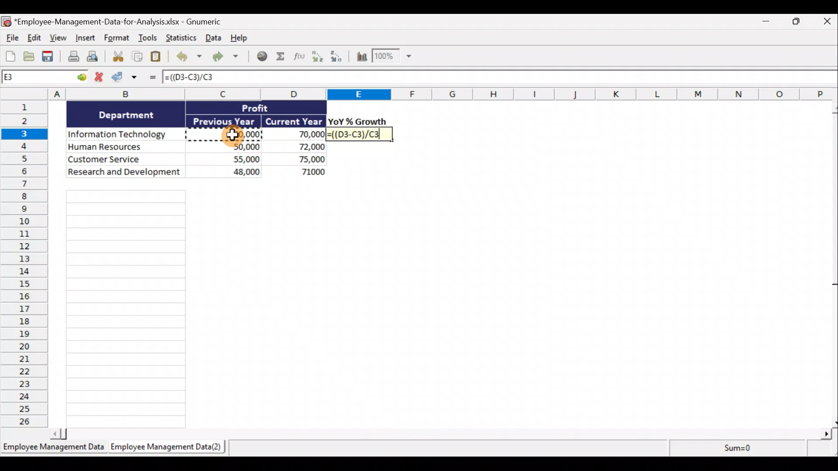 The image size is (838, 471). What do you see at coordinates (164, 447) in the screenshot?
I see `Sheet 2` at bounding box center [164, 447].